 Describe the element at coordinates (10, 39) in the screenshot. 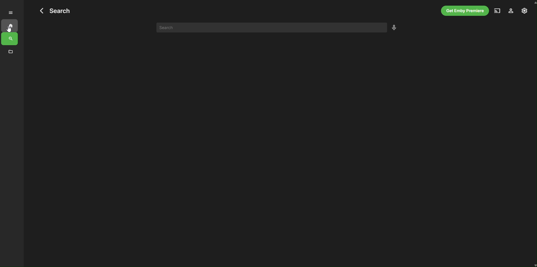

I see `Search` at that location.